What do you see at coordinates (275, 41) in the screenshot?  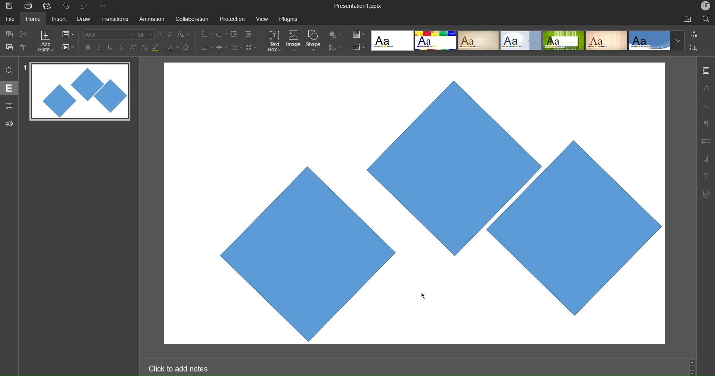 I see `Text Box` at bounding box center [275, 41].